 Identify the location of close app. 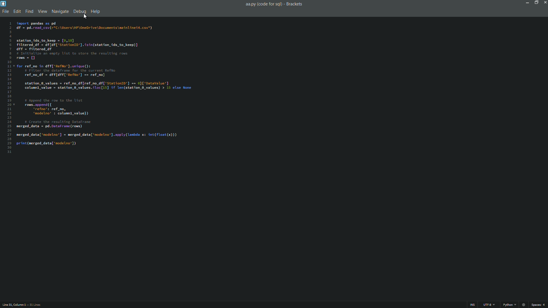
(545, 2).